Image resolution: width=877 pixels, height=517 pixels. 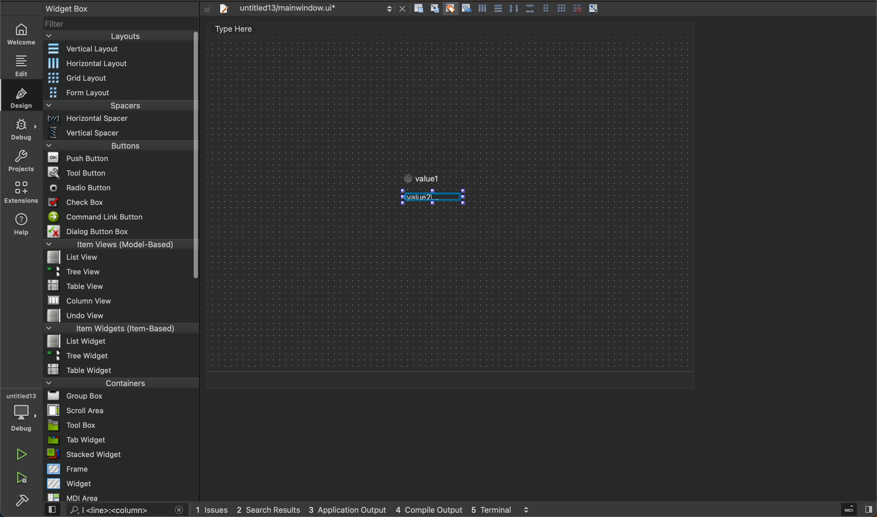 I want to click on projects, so click(x=21, y=162).